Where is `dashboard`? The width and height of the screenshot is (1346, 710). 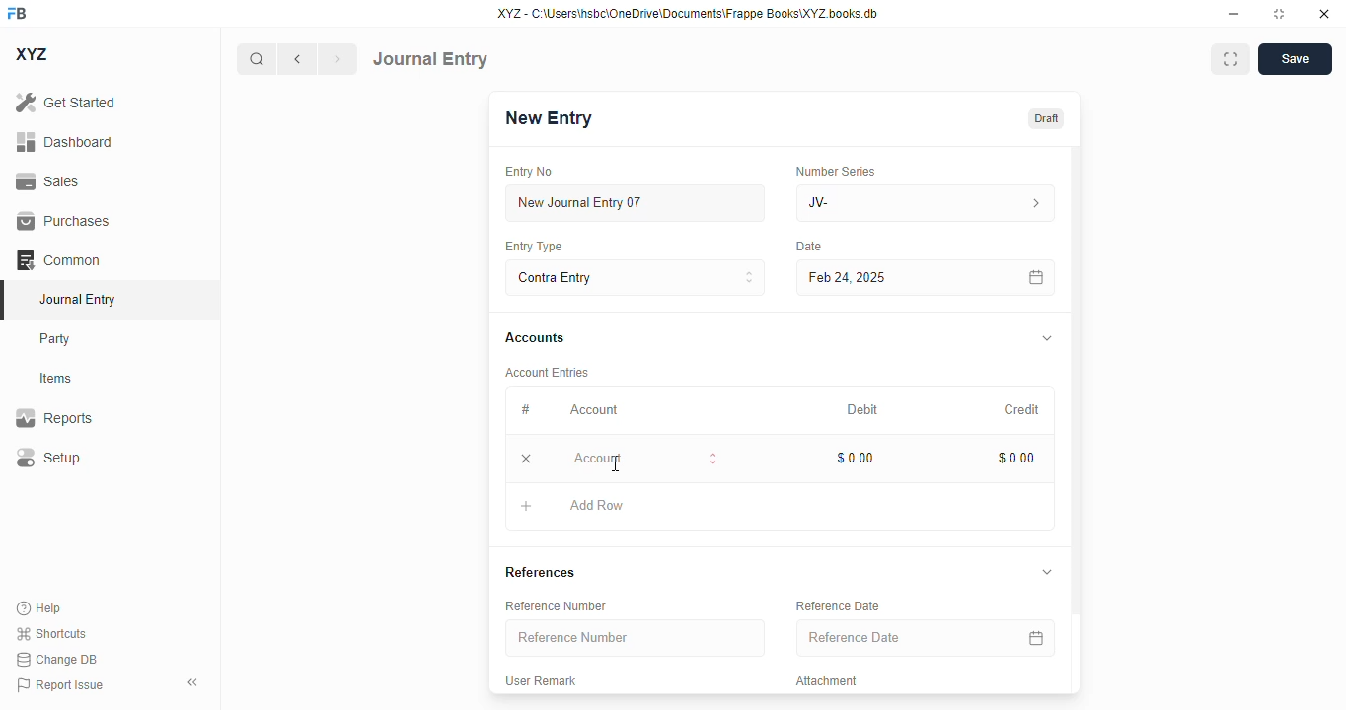 dashboard is located at coordinates (64, 141).